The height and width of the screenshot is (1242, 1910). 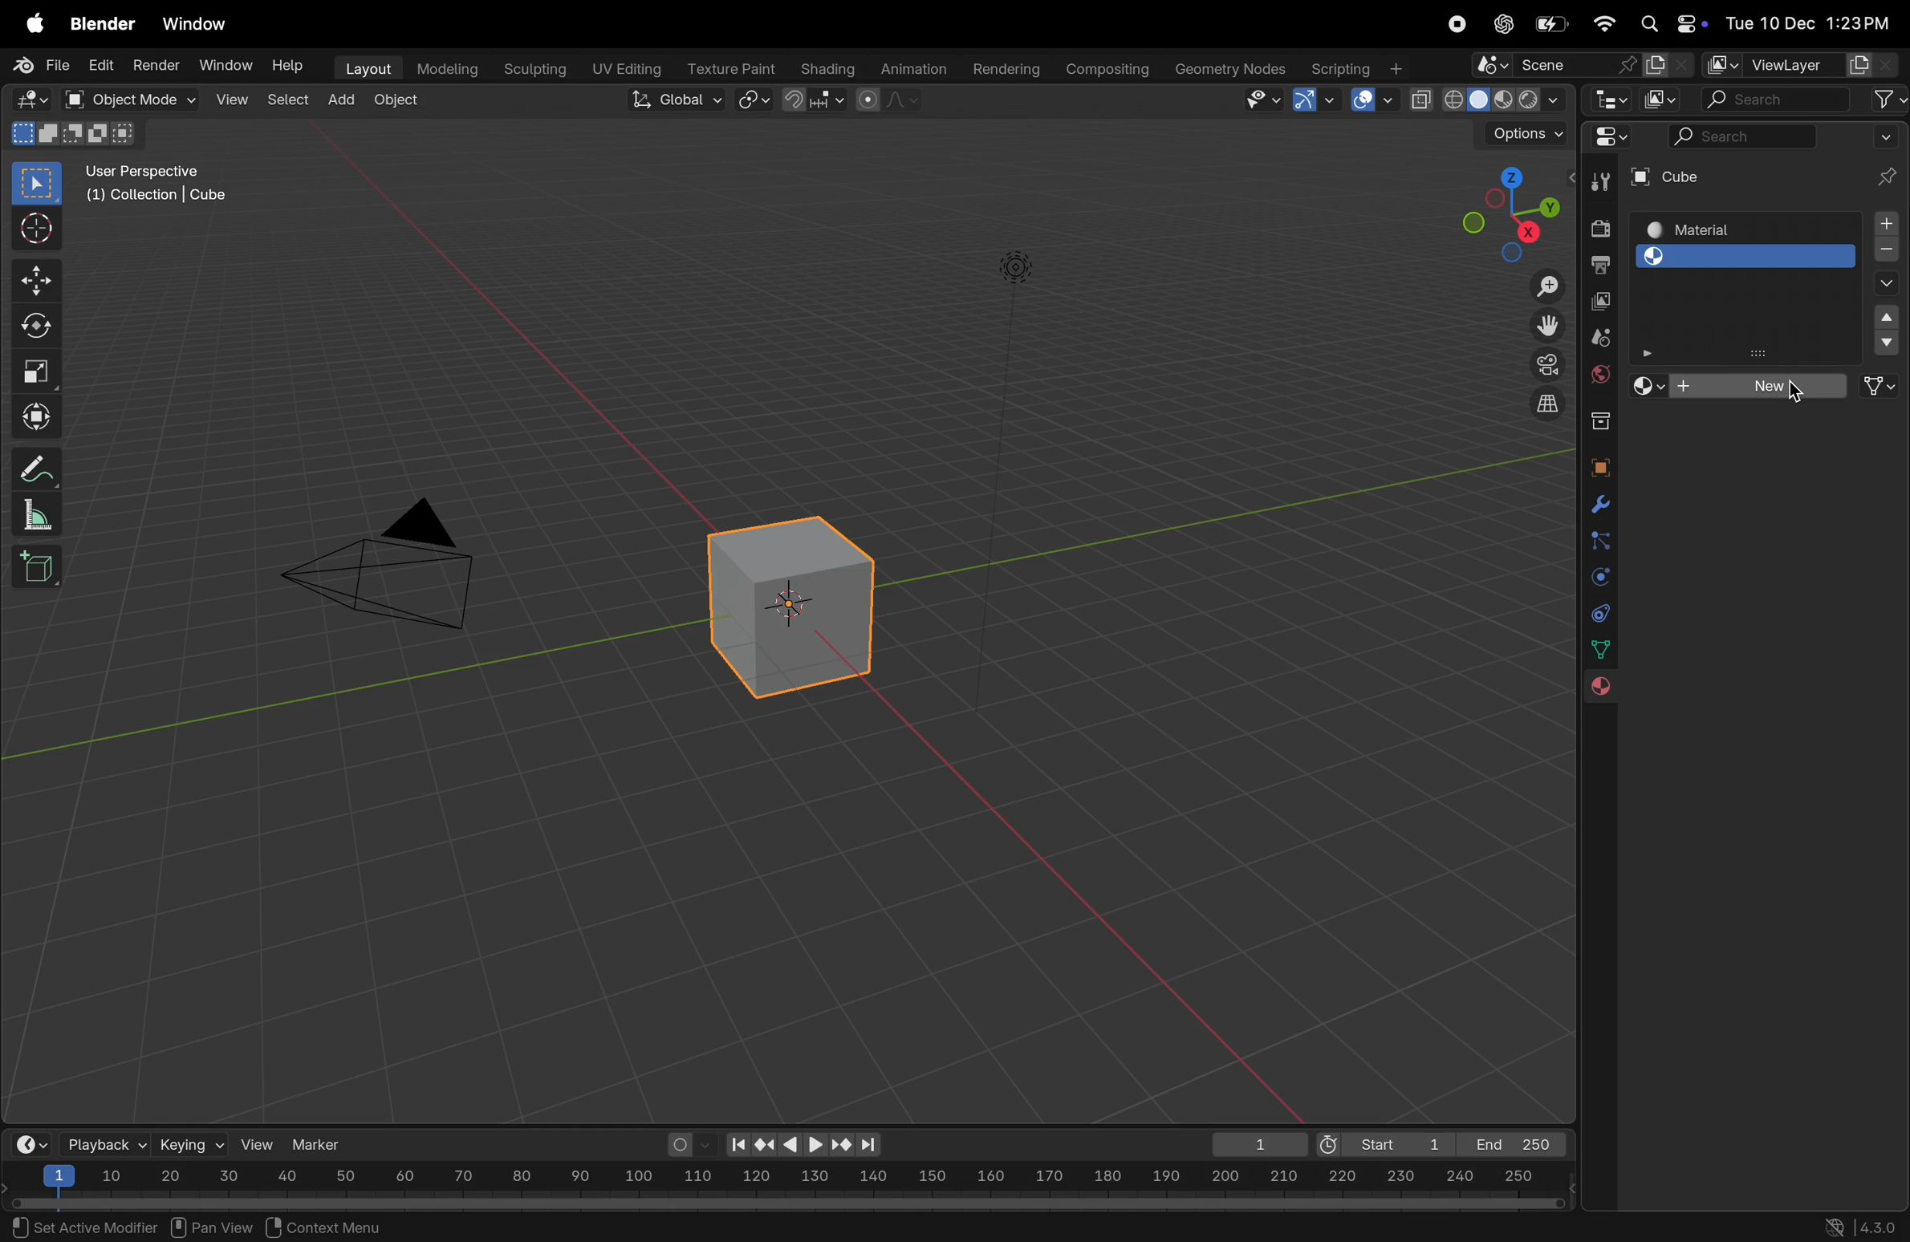 What do you see at coordinates (1662, 99) in the screenshot?
I see `display mode` at bounding box center [1662, 99].